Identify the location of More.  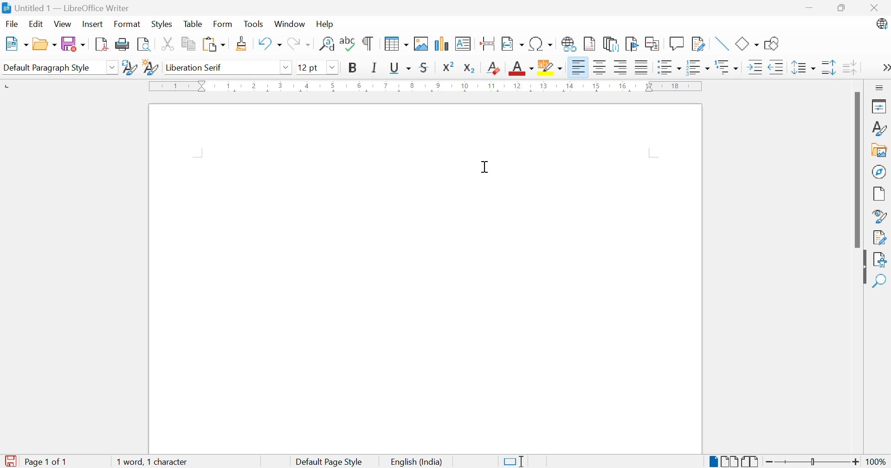
(885, 67).